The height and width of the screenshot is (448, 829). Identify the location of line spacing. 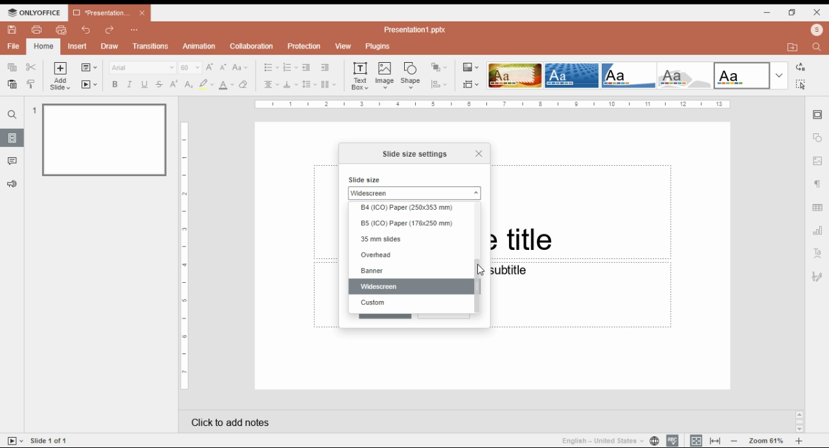
(310, 85).